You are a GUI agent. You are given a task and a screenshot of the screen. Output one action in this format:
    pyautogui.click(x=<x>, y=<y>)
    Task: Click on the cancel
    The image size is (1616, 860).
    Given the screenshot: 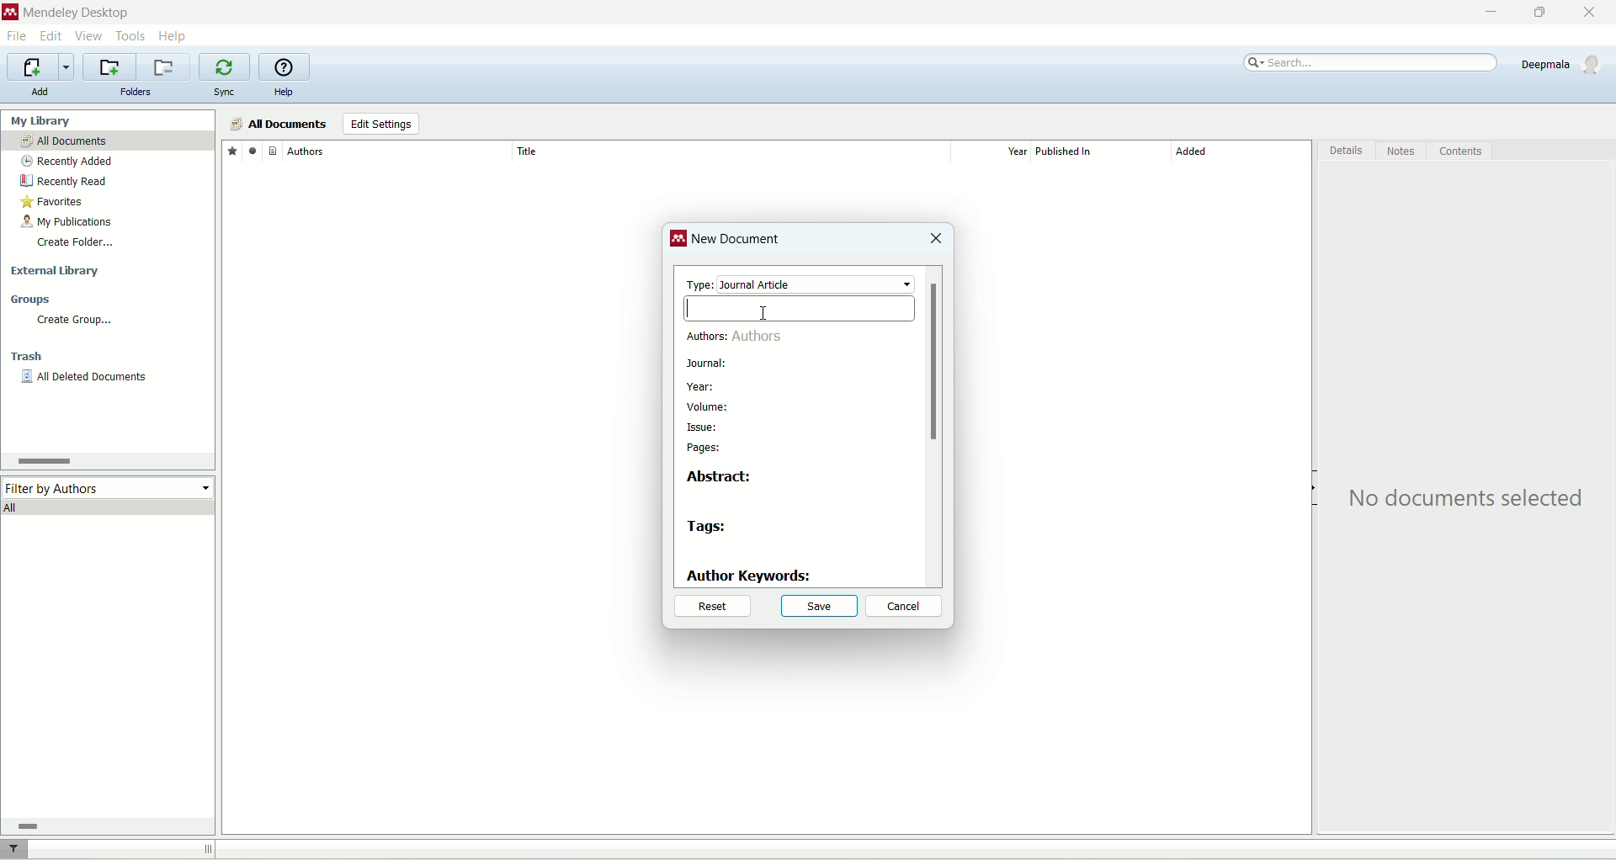 What is the action you would take?
    pyautogui.click(x=905, y=607)
    